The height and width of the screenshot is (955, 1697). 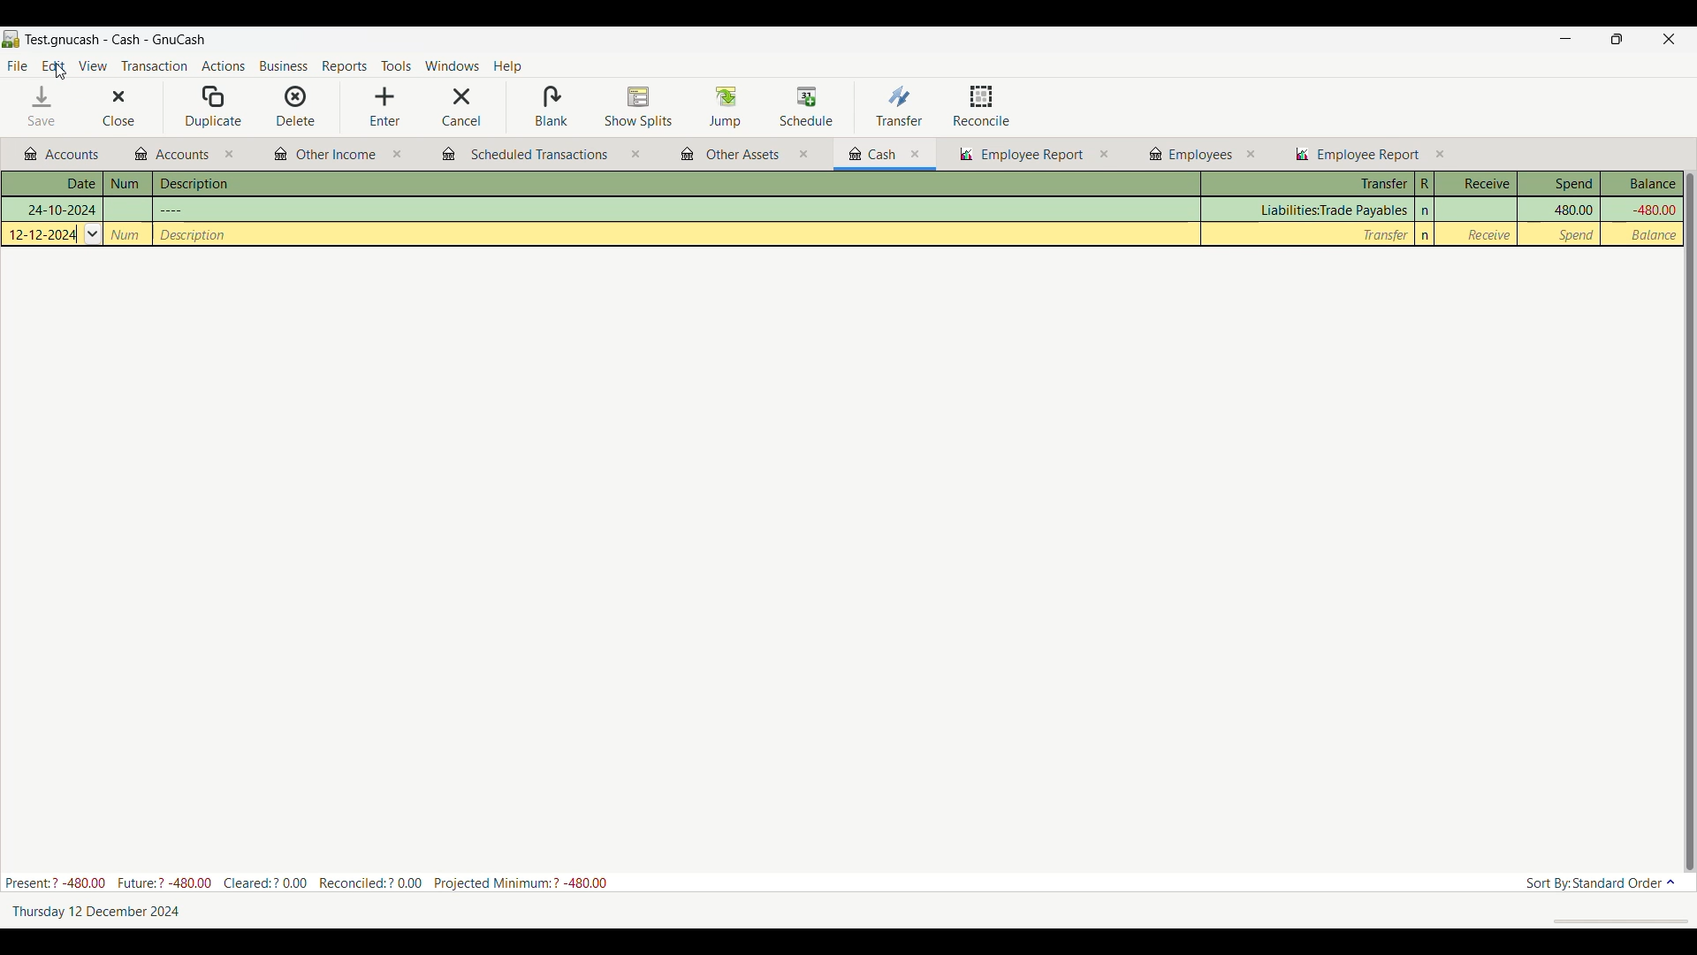 I want to click on Duplicate, so click(x=213, y=107).